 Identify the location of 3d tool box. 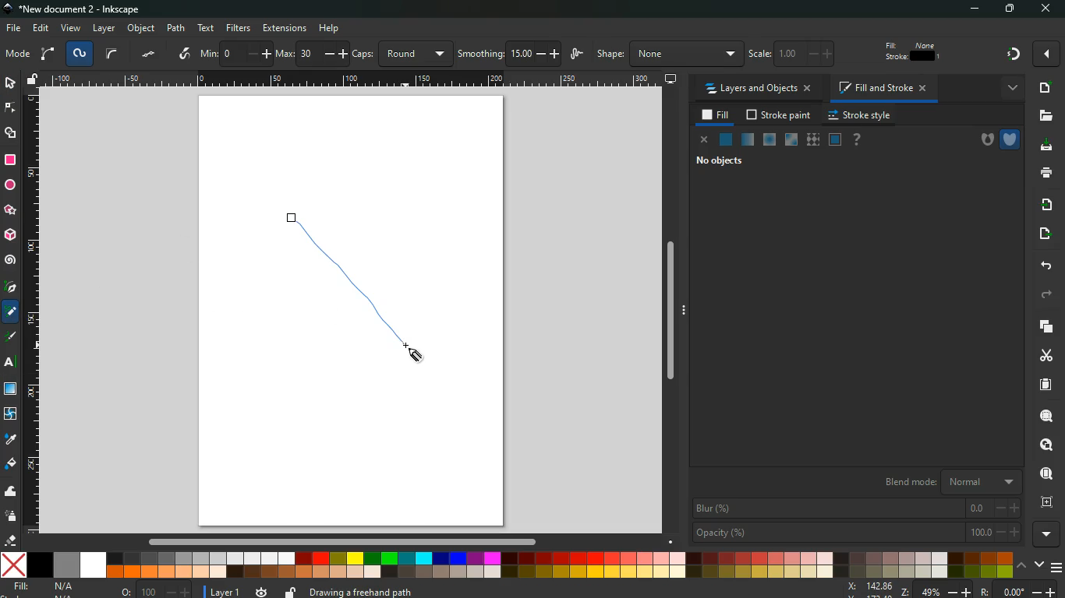
(9, 234).